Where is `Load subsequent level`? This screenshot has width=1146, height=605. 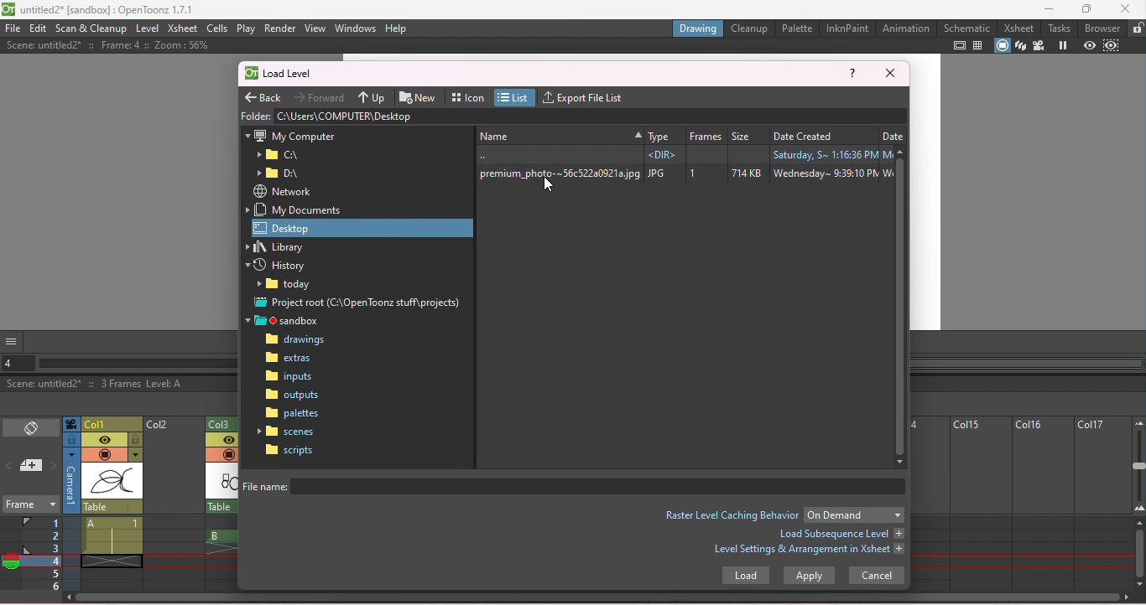 Load subsequent level is located at coordinates (840, 534).